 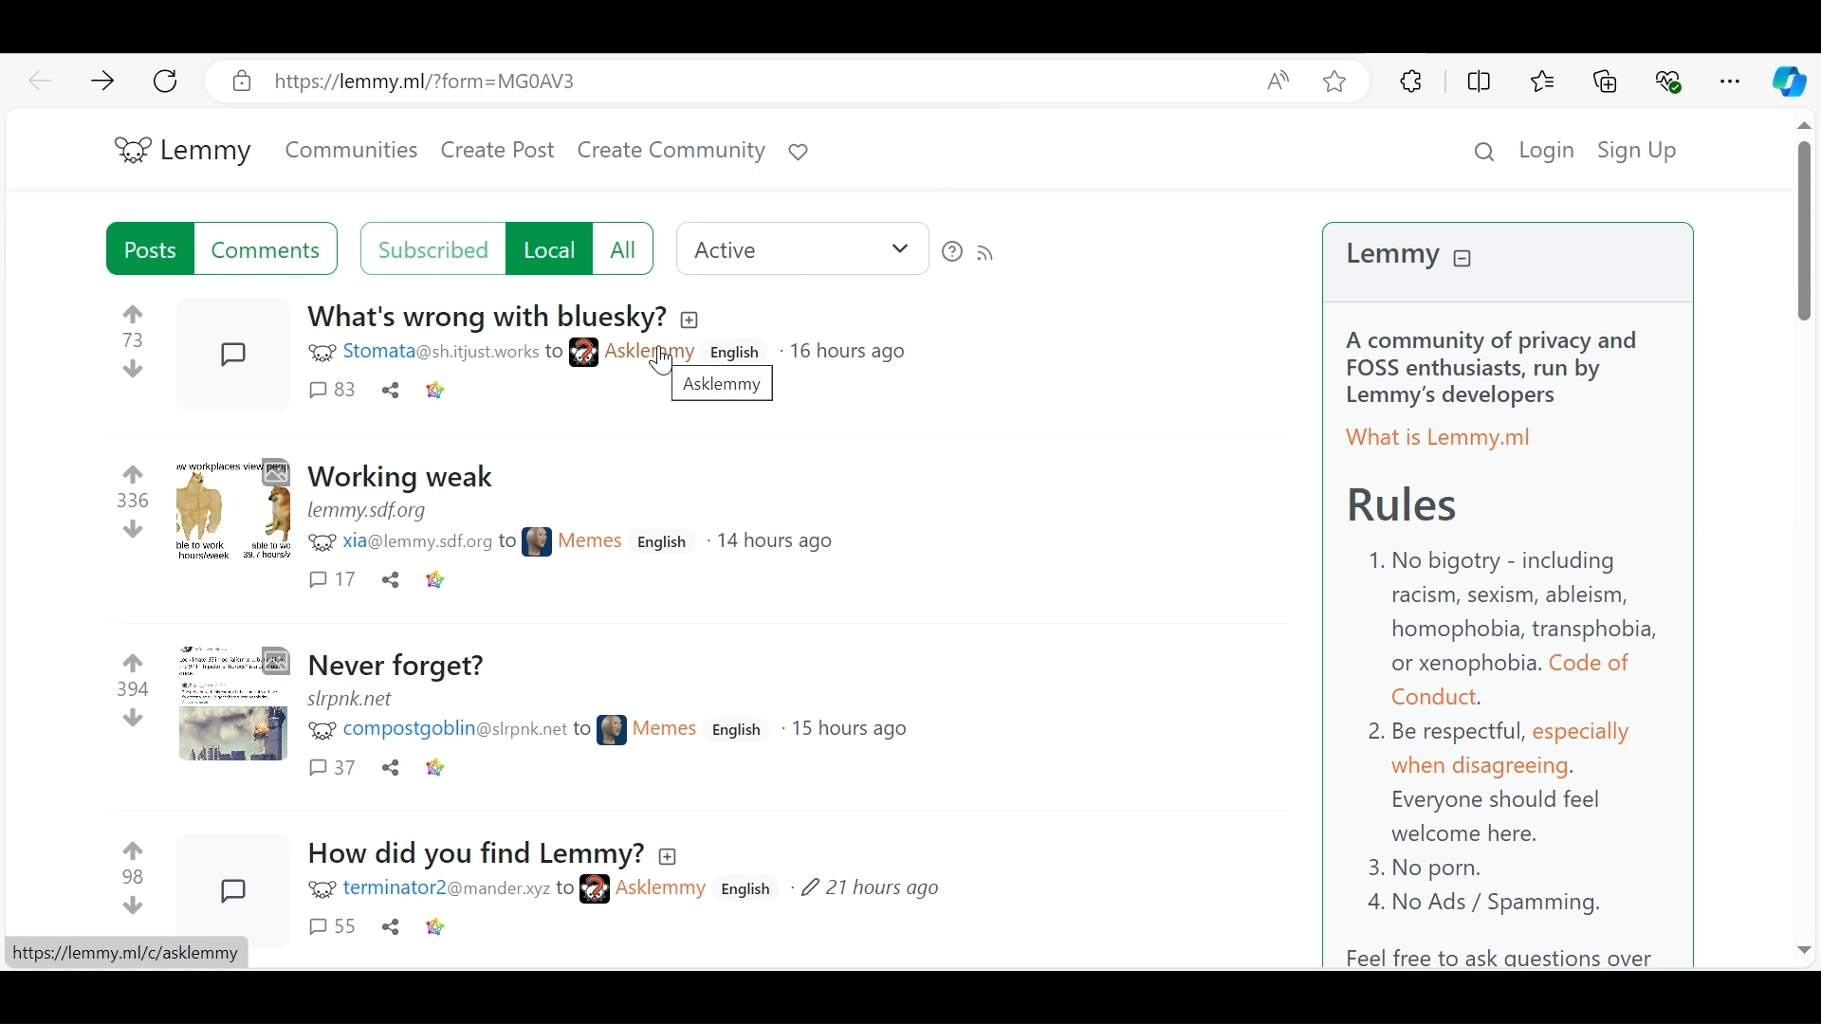 What do you see at coordinates (800, 152) in the screenshot?
I see `Support lemmy` at bounding box center [800, 152].